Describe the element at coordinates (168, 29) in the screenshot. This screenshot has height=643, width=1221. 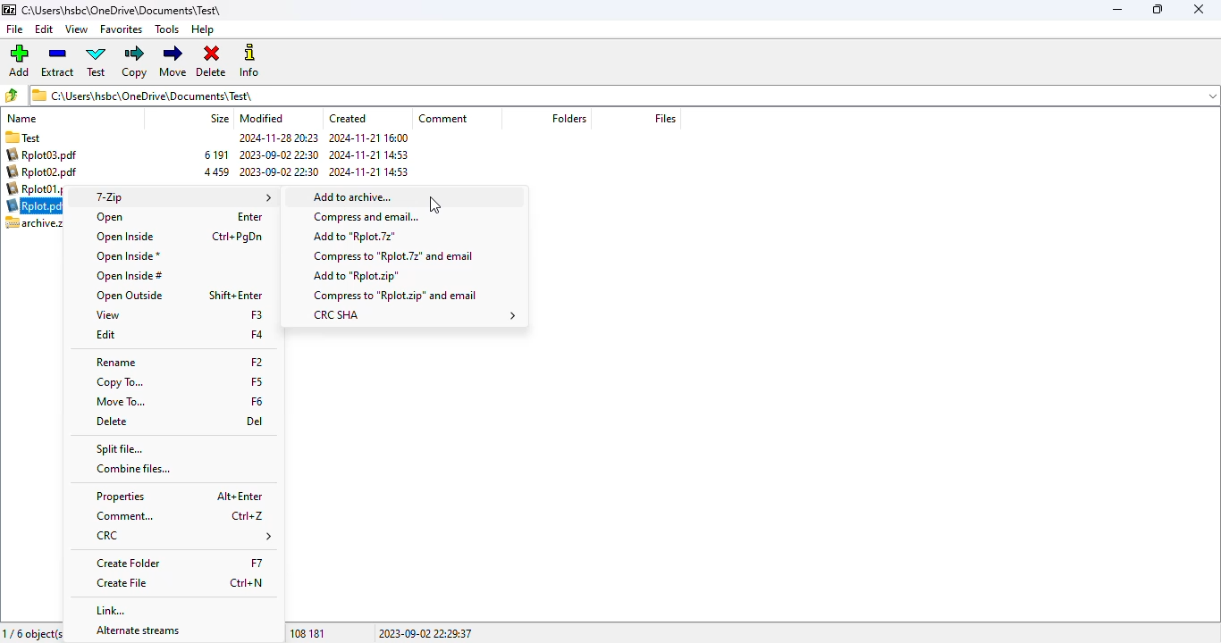
I see `tools` at that location.